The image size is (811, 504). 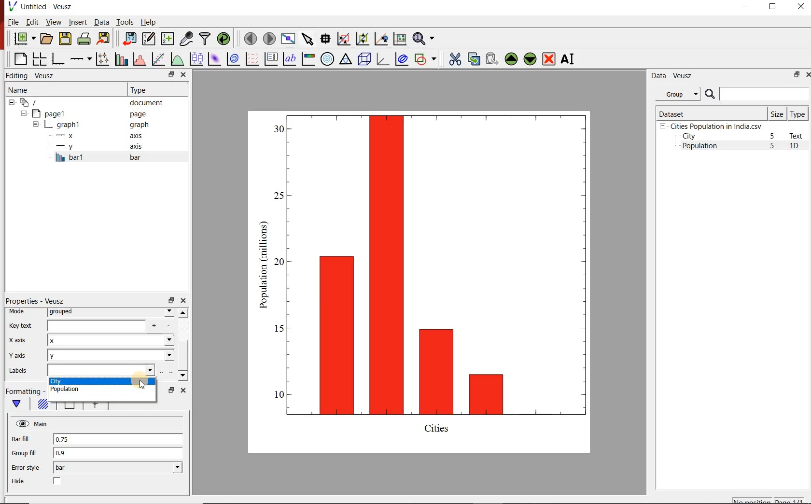 I want to click on 0.75, so click(x=117, y=440).